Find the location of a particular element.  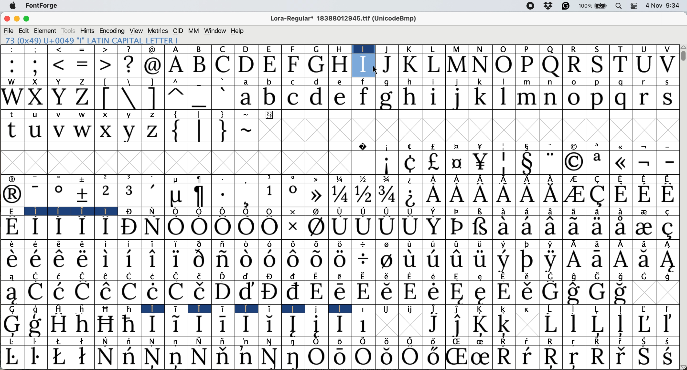

Symbol is located at coordinates (458, 276).